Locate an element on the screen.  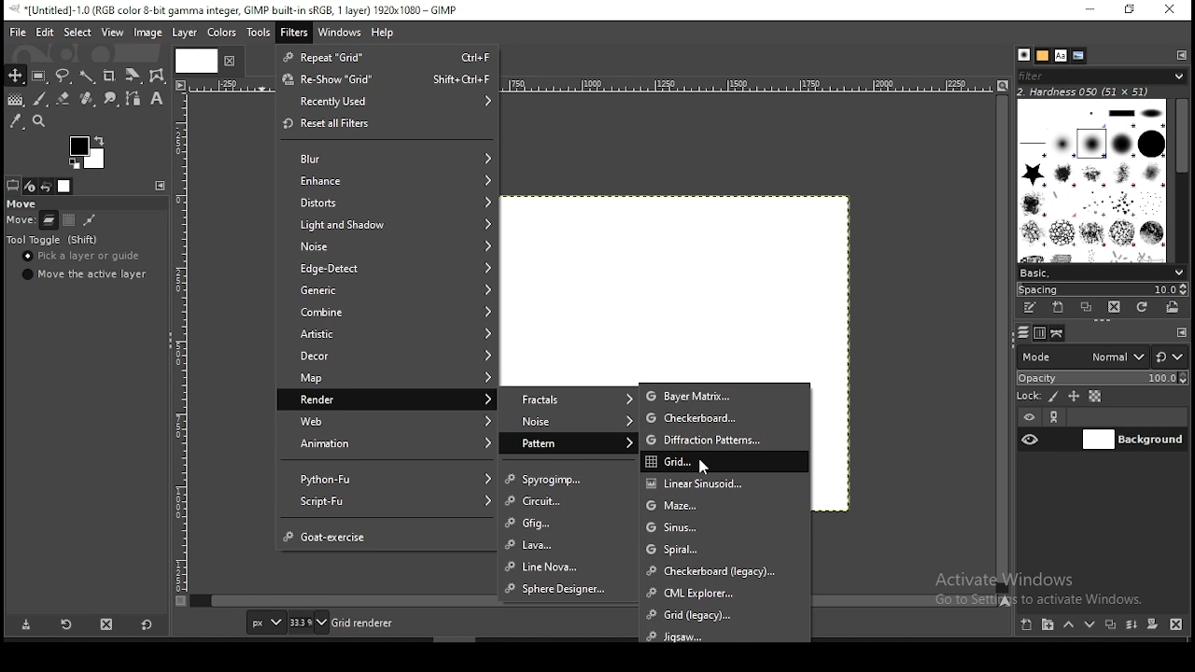
vertical scale is located at coordinates (184, 350).